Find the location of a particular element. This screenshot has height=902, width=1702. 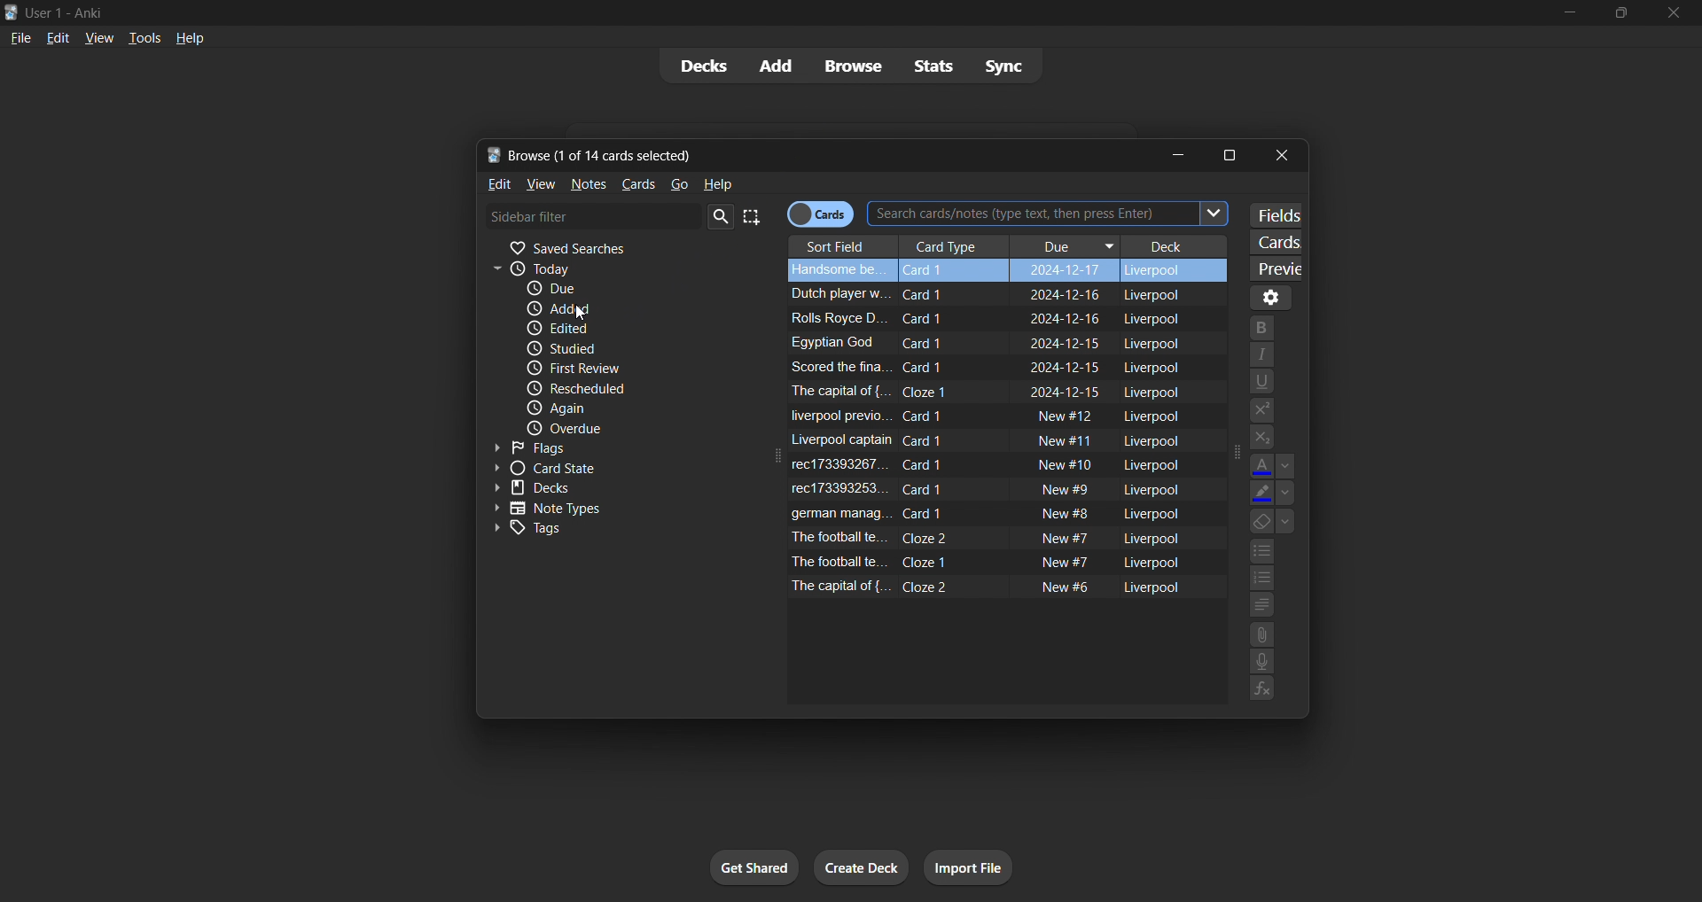

due is located at coordinates (621, 290).